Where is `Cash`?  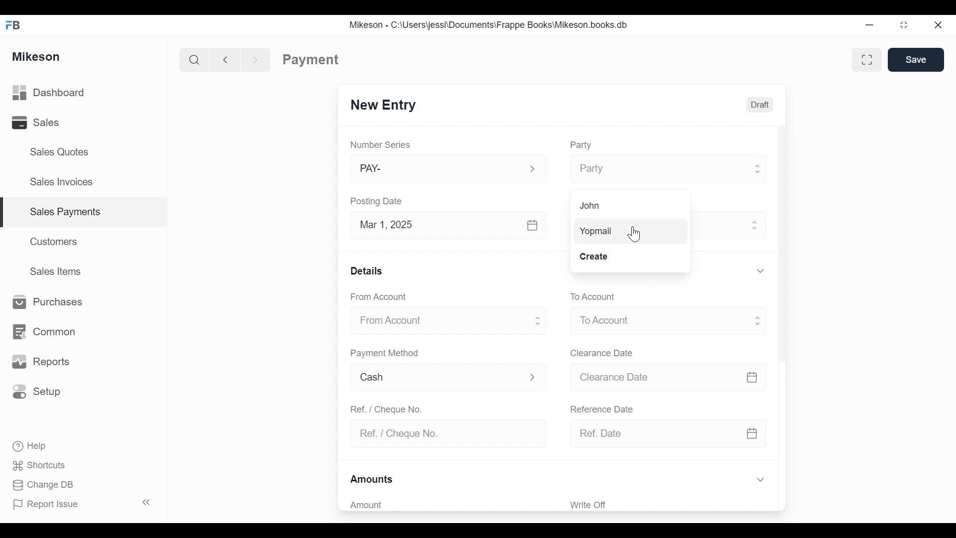
Cash is located at coordinates (448, 376).